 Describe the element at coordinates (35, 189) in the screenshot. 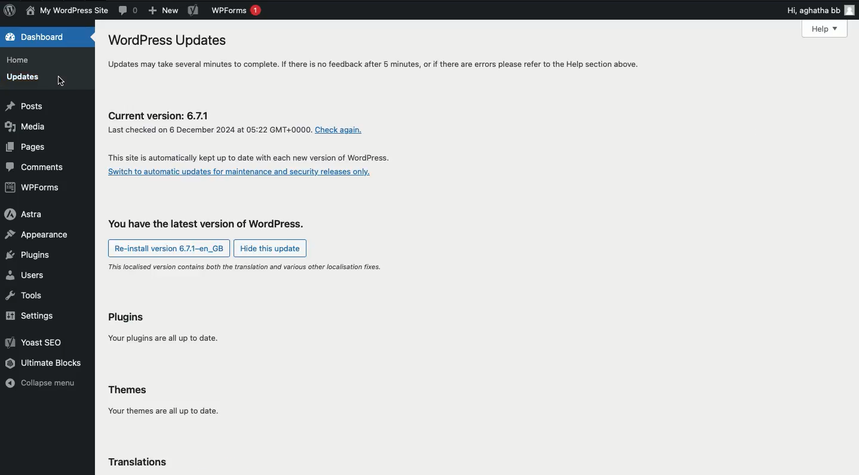

I see `WPForms` at that location.